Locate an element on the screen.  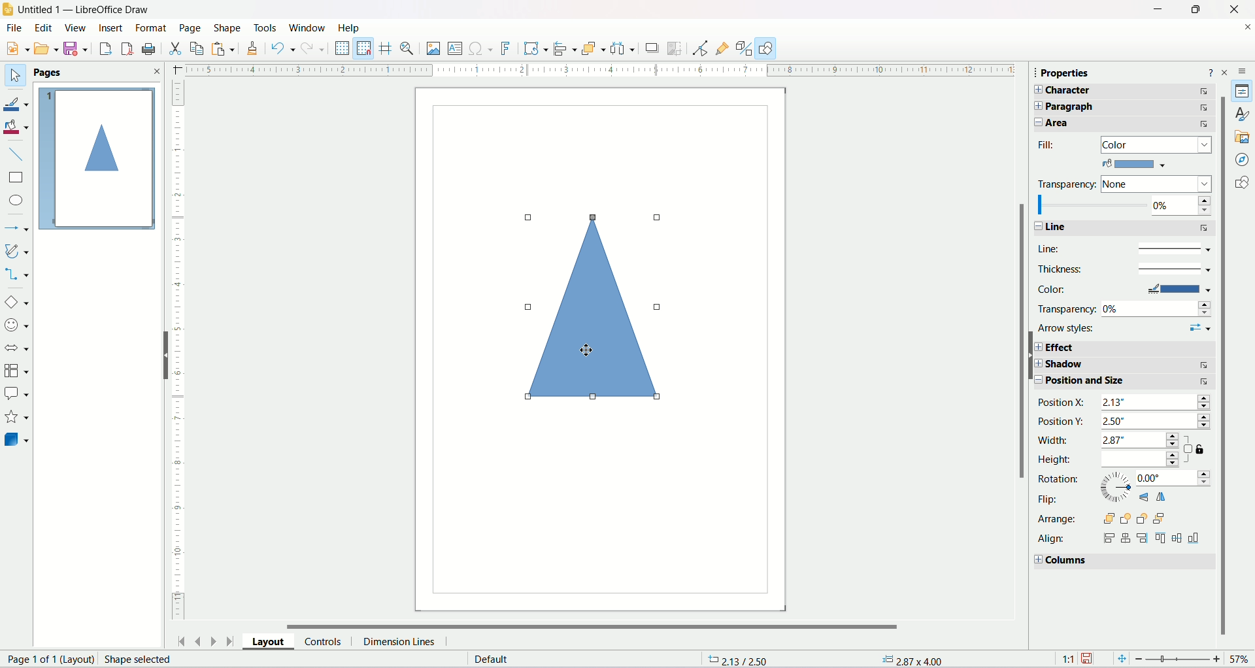
Zoom is located at coordinates (1183, 659).